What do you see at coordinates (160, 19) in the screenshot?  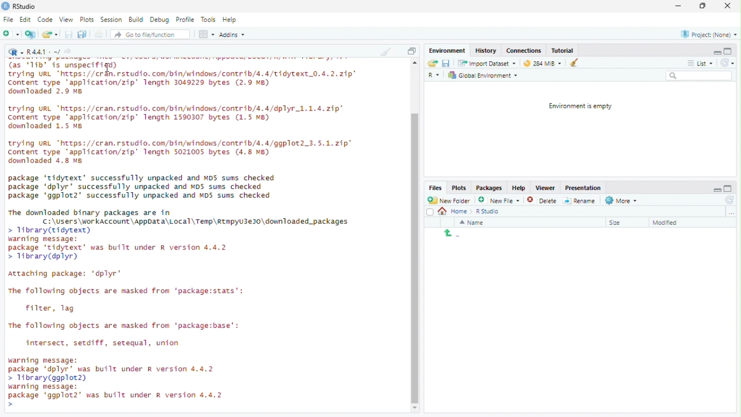 I see `Debug` at bounding box center [160, 19].